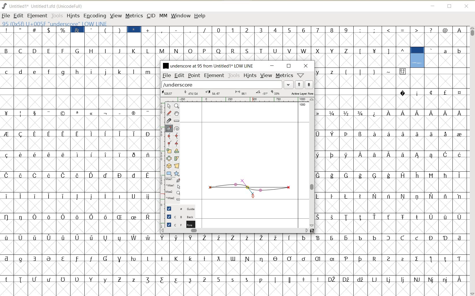 The image size is (475, 296). Describe the element at coordinates (450, 7) in the screenshot. I see `RESTORE` at that location.